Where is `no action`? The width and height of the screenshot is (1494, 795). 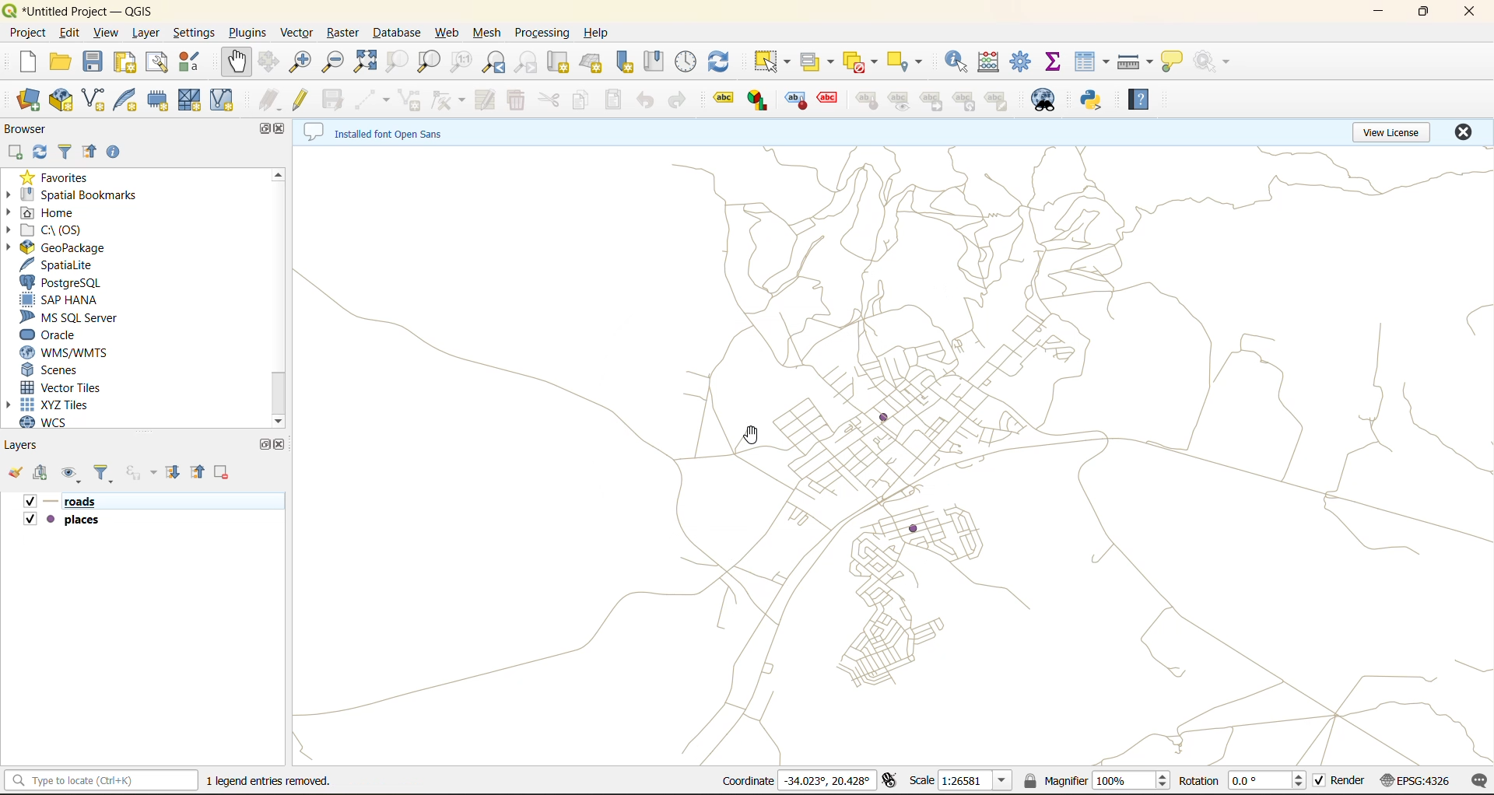 no action is located at coordinates (1215, 63).